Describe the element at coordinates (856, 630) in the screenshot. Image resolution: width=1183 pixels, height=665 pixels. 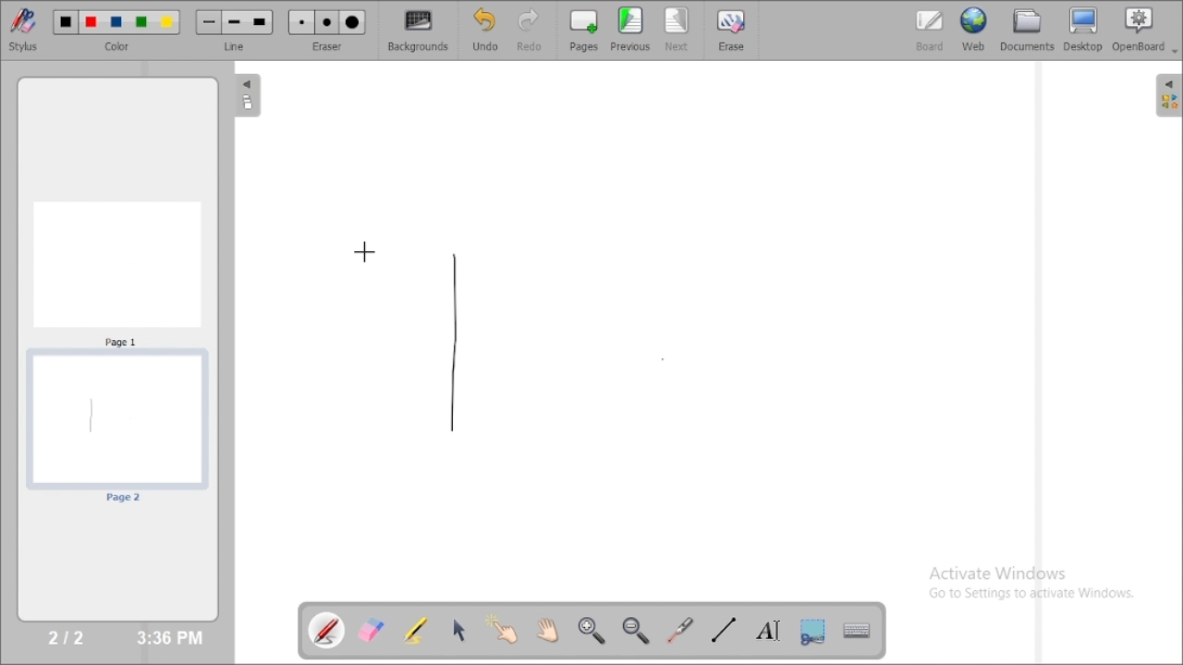
I see `display virtual keyboard` at that location.